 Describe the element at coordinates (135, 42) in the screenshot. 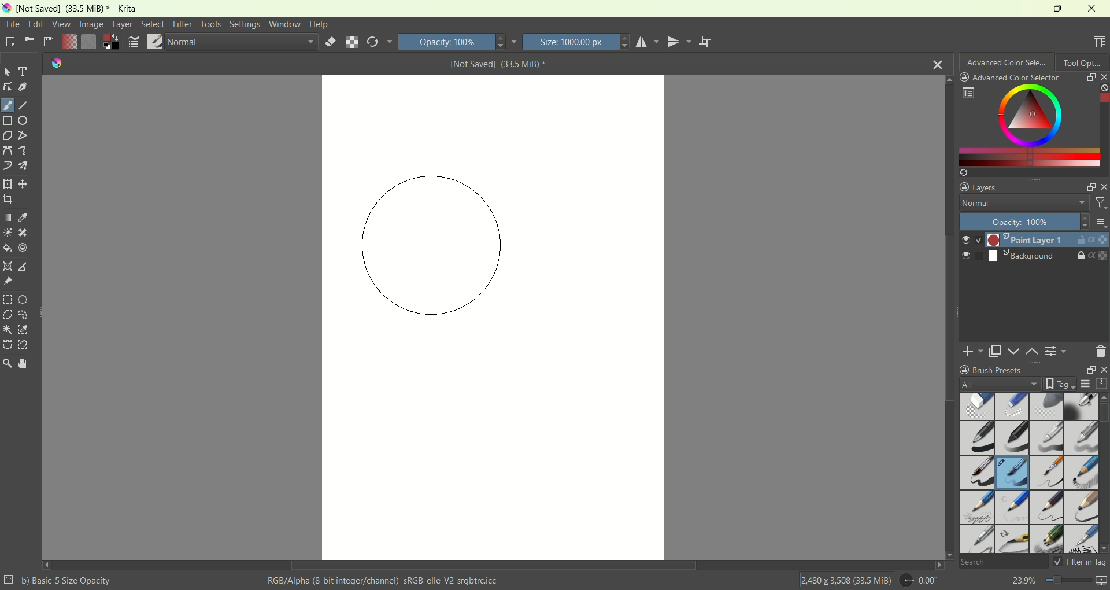

I see `edit brush settings` at that location.